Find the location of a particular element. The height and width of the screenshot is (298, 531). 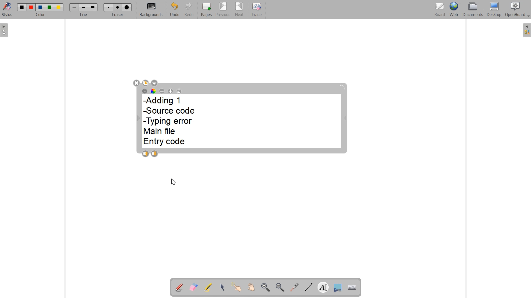

Color is located at coordinates (41, 15).